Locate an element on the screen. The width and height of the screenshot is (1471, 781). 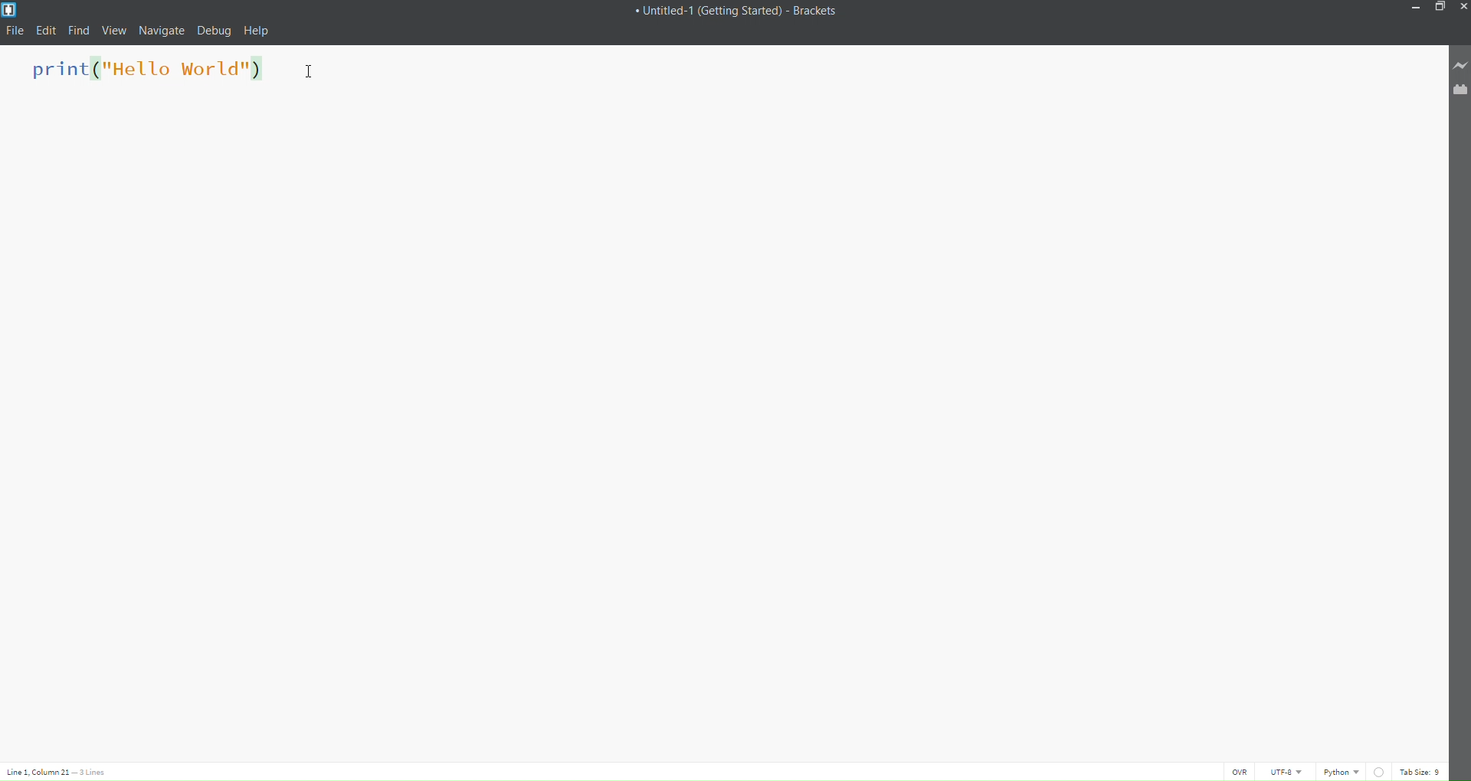
programming language is located at coordinates (1342, 771).